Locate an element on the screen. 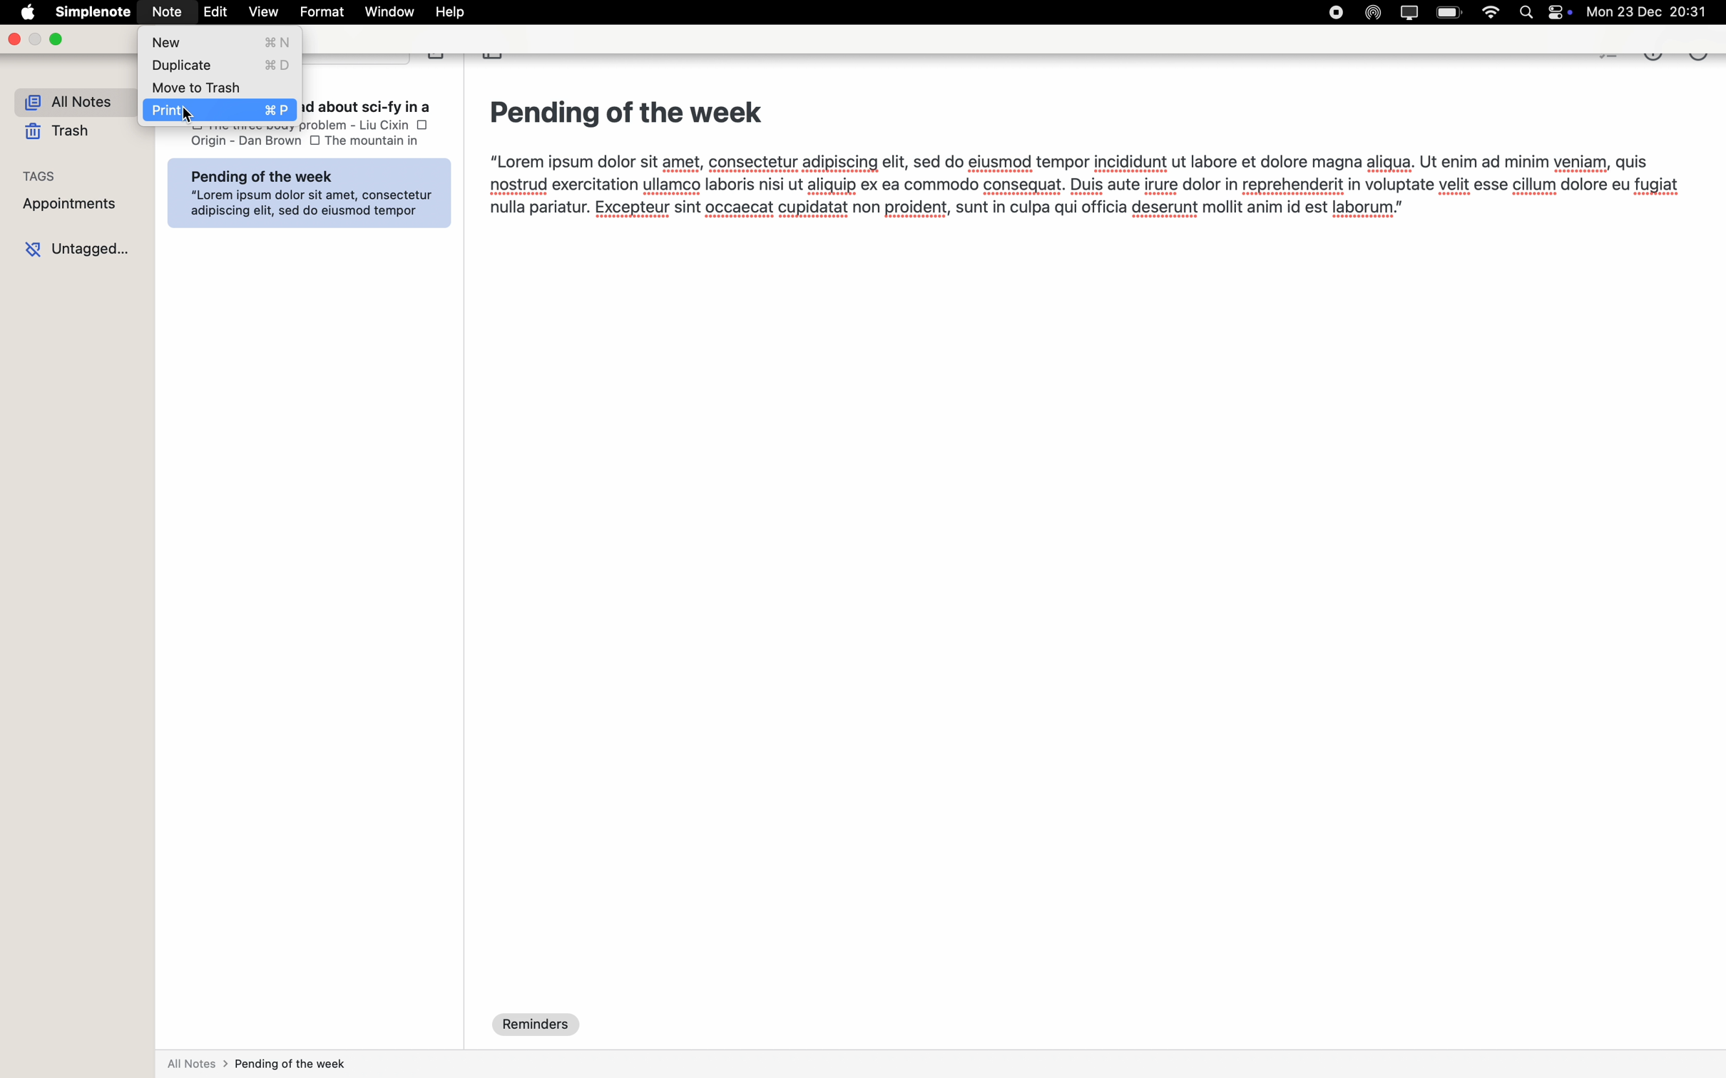 Image resolution: width=1726 pixels, height=1078 pixels. create note is located at coordinates (437, 60).